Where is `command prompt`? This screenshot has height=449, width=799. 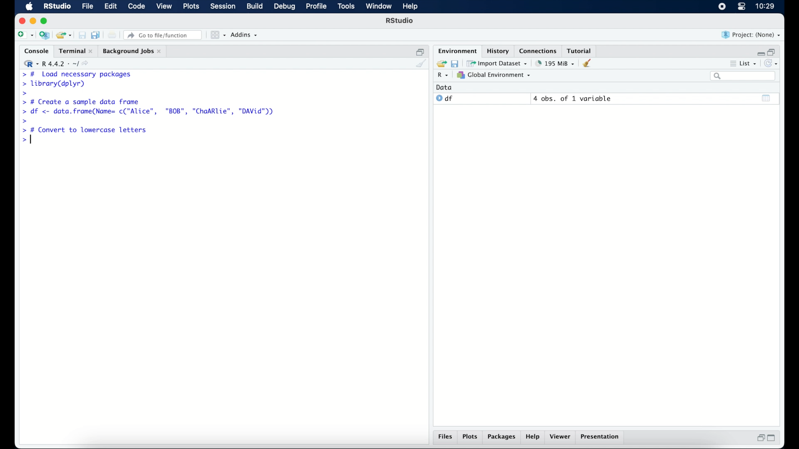
command prompt is located at coordinates (23, 94).